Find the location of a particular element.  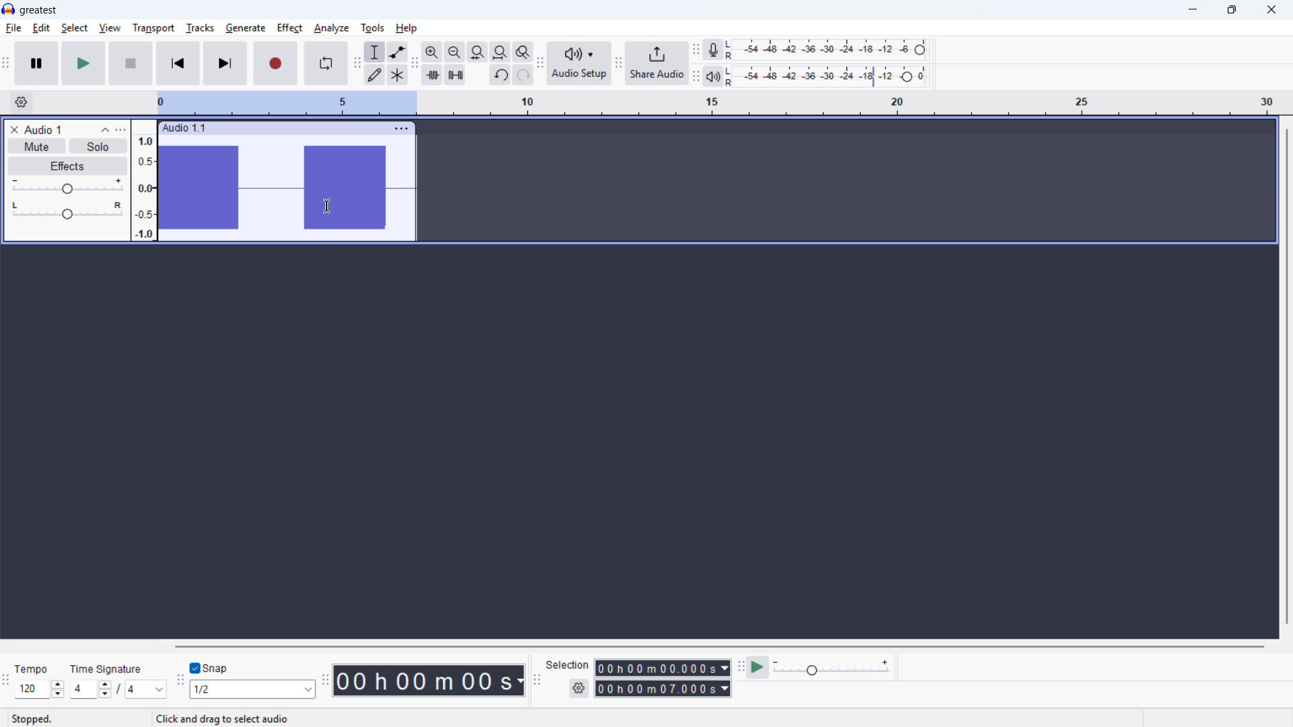

Silence audio selection  is located at coordinates (455, 75).